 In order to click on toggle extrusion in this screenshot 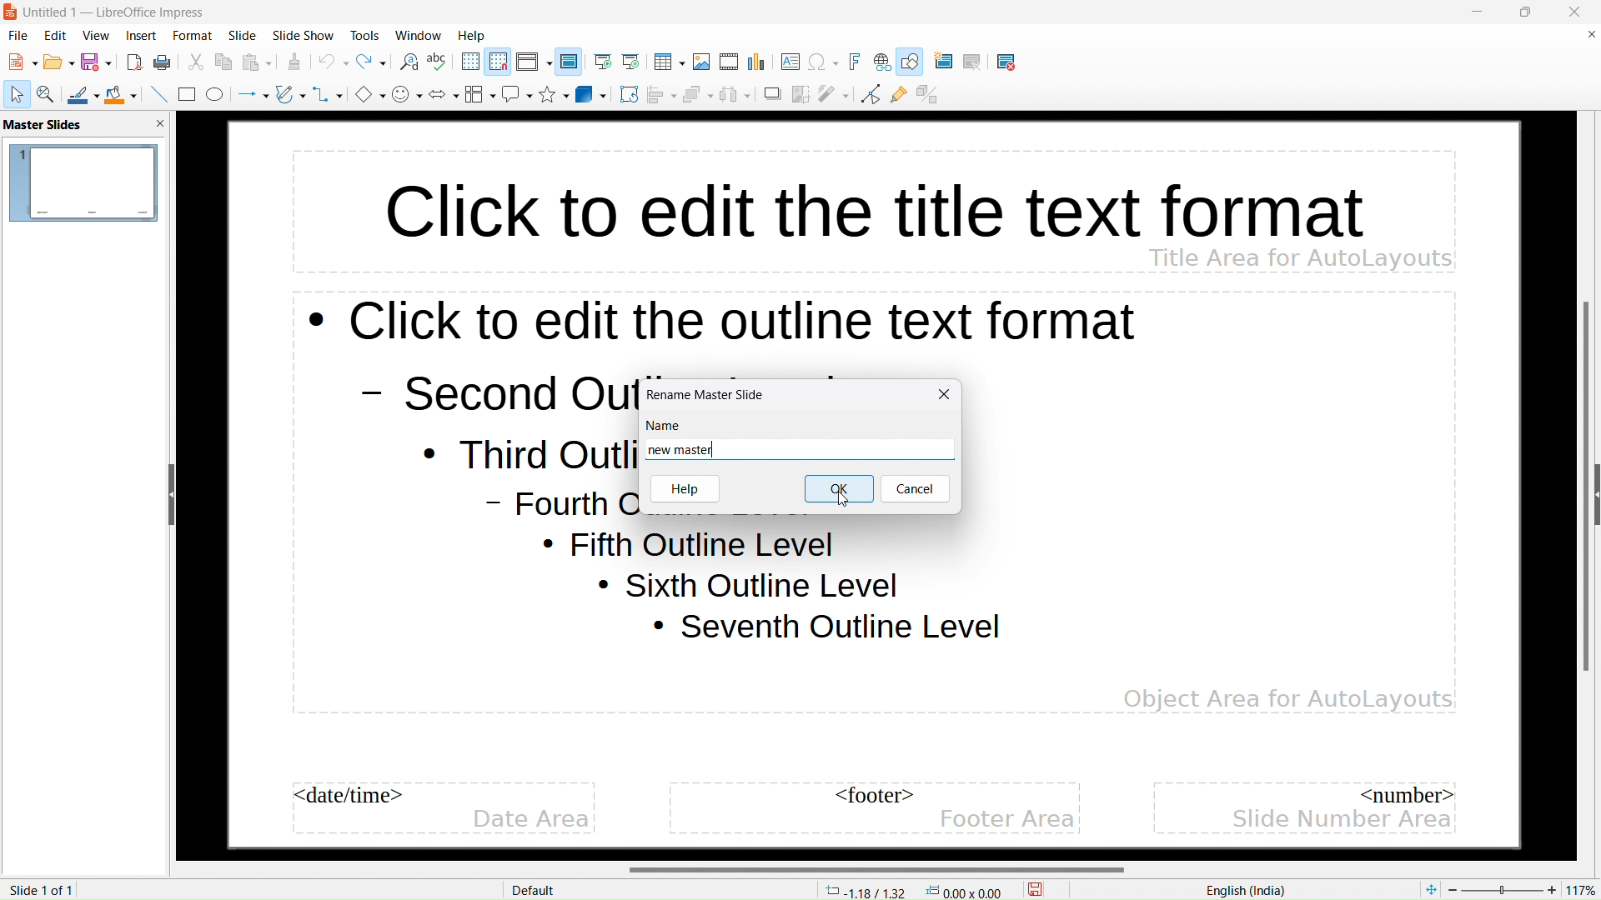, I will do `click(927, 95)`.